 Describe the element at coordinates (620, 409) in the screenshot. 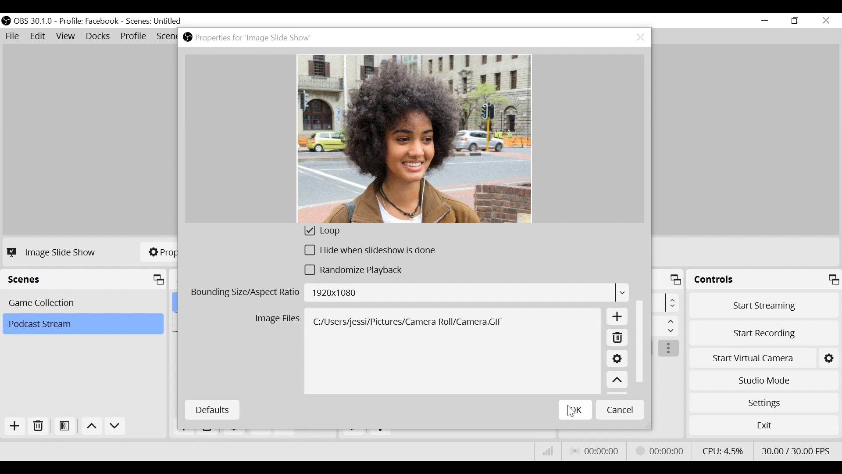

I see `Cancel` at that location.